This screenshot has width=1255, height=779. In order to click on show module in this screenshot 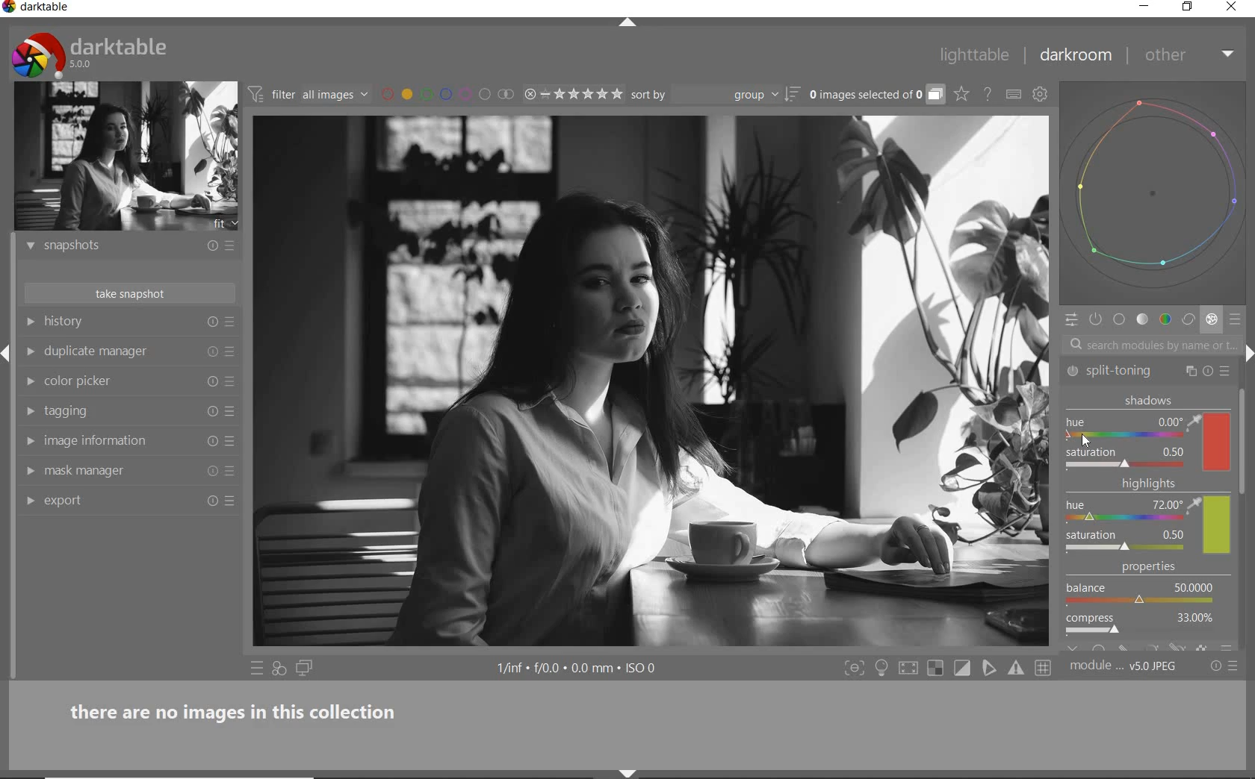, I will do `click(30, 502)`.